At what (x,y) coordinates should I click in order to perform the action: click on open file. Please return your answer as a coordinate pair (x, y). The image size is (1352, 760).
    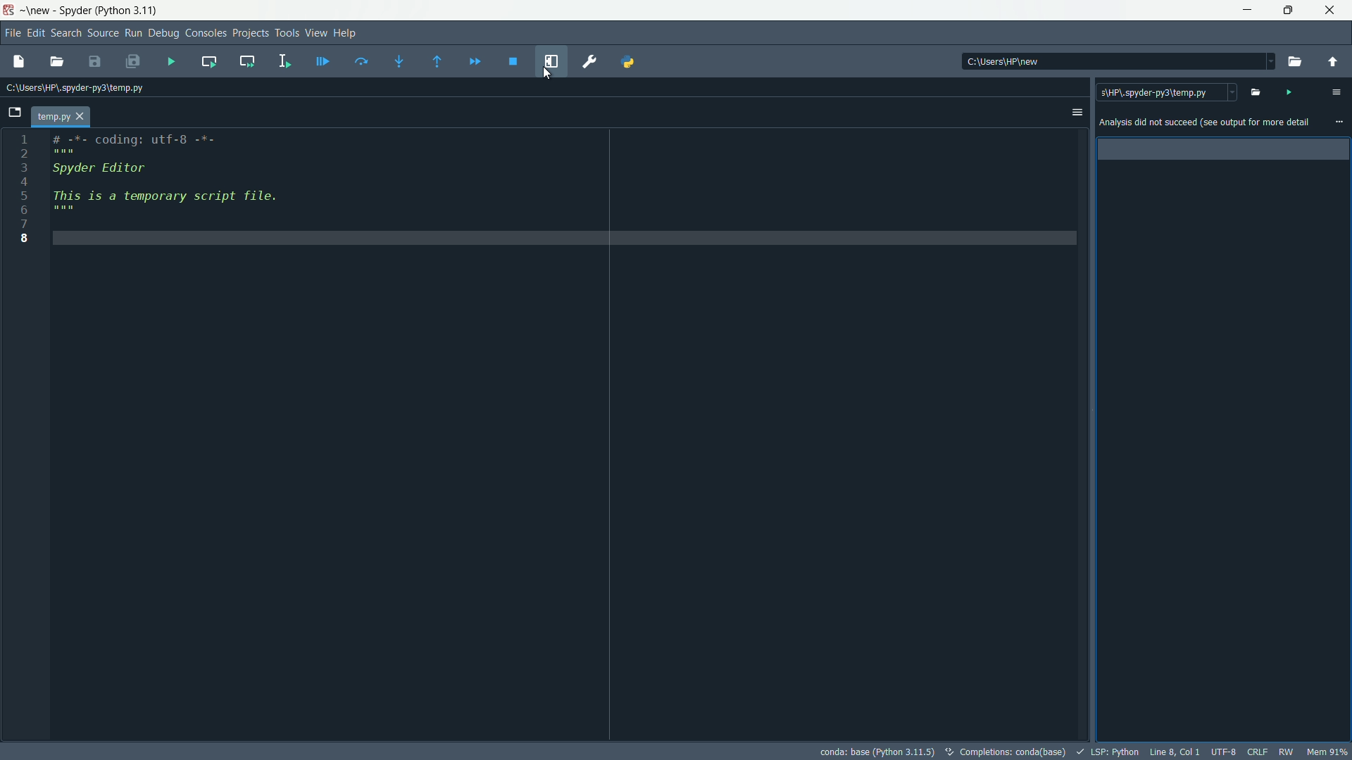
    Looking at the image, I should click on (56, 63).